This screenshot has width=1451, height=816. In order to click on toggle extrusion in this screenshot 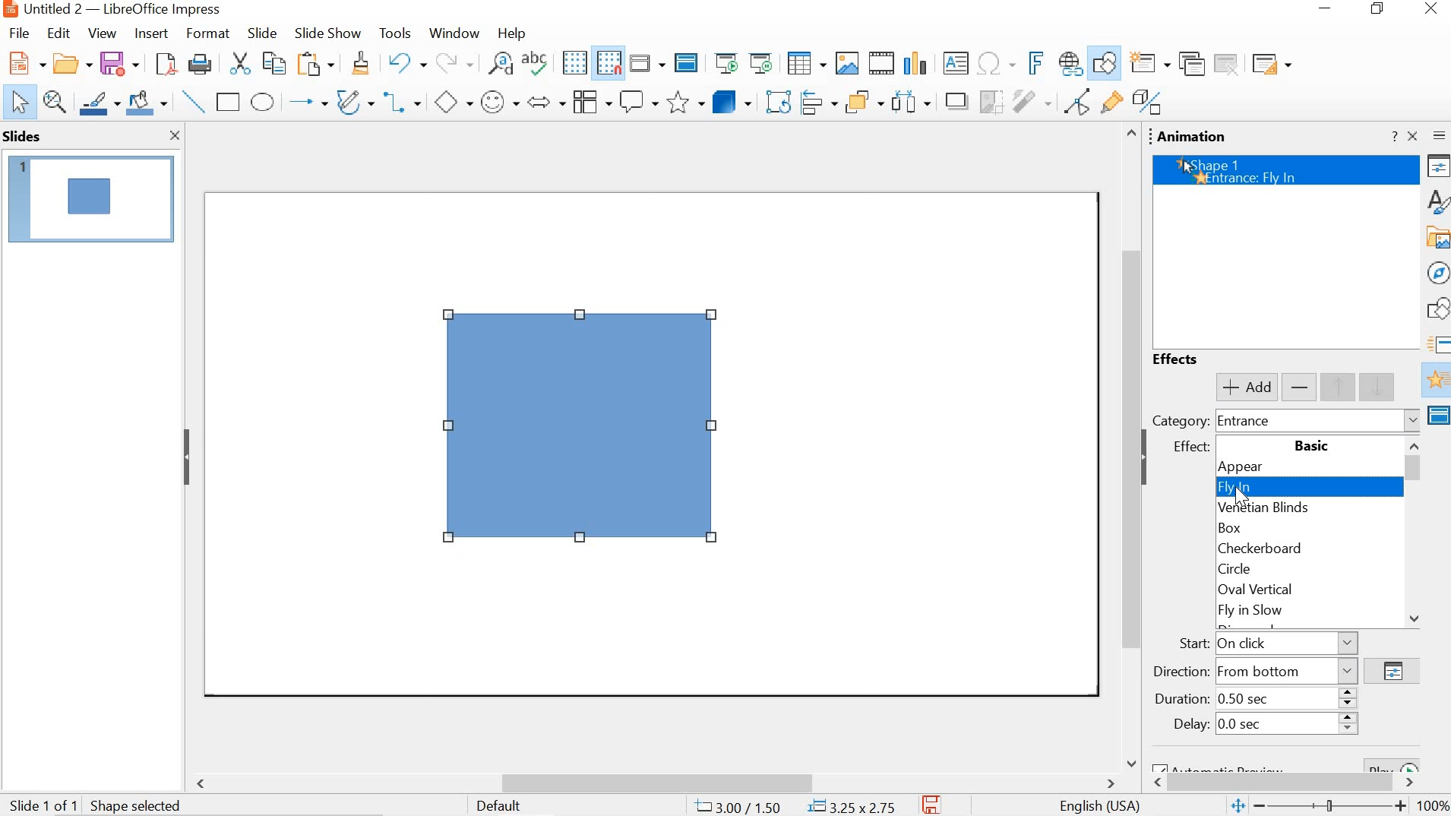, I will do `click(1149, 103)`.